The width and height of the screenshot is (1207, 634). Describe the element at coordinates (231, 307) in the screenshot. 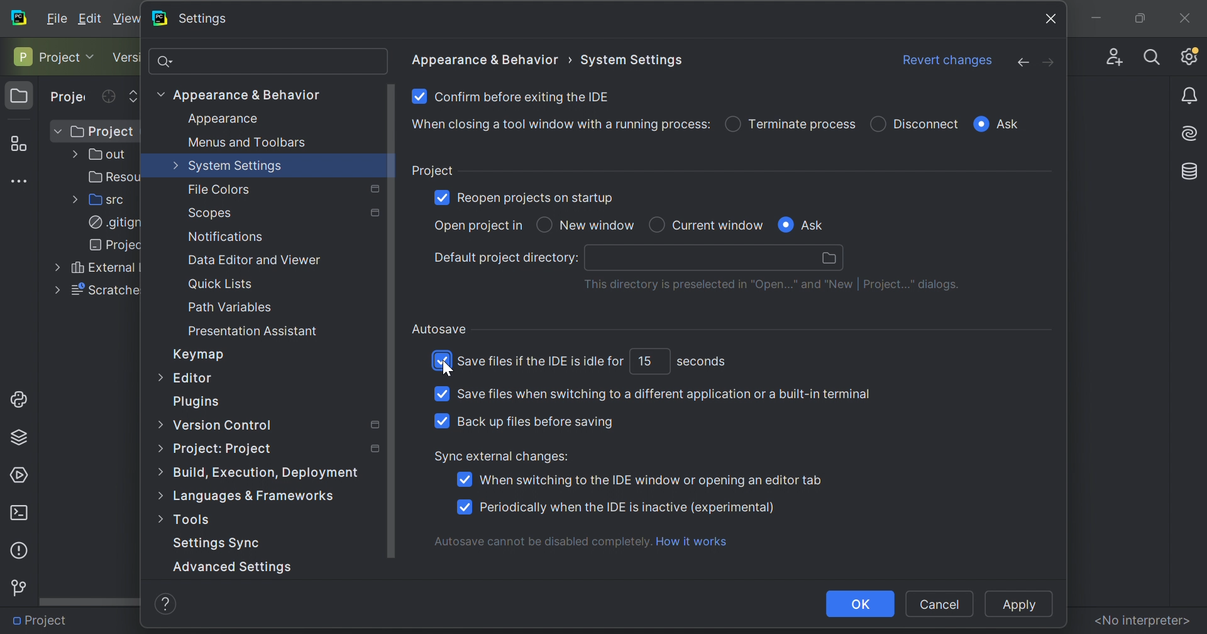

I see `Path Variables` at that location.